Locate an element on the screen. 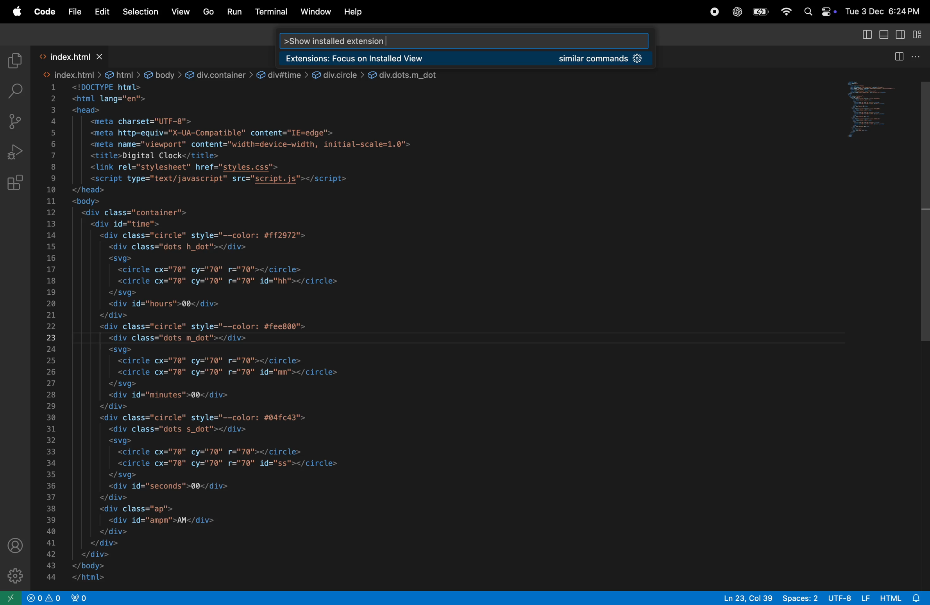 This screenshot has height=605, width=930. new window is located at coordinates (10, 598).